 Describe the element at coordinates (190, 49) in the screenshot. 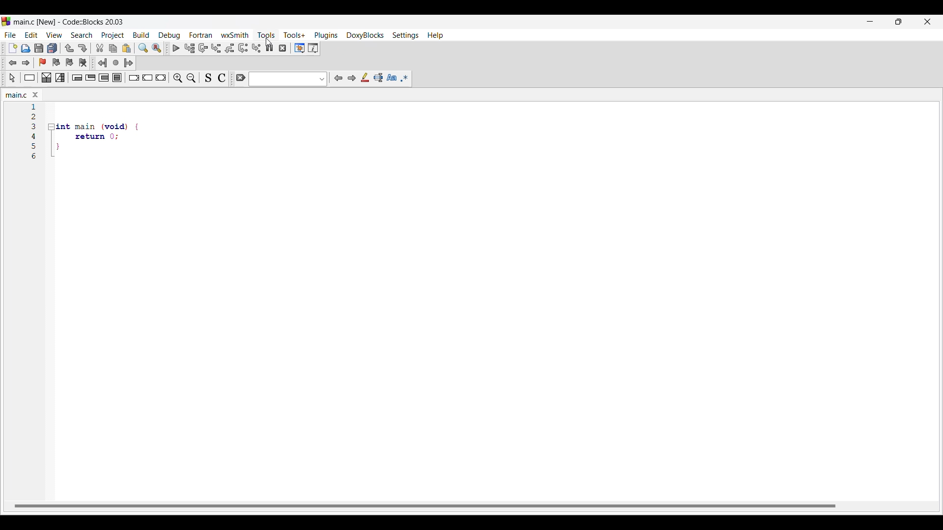

I see `Run to cursor` at that location.